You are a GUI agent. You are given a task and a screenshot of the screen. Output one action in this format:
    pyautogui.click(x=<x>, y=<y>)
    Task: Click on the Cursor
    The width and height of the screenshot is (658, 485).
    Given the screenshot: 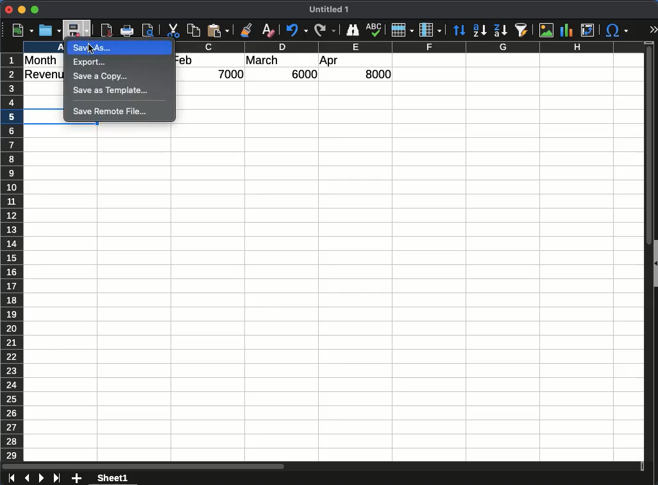 What is the action you would take?
    pyautogui.click(x=92, y=47)
    